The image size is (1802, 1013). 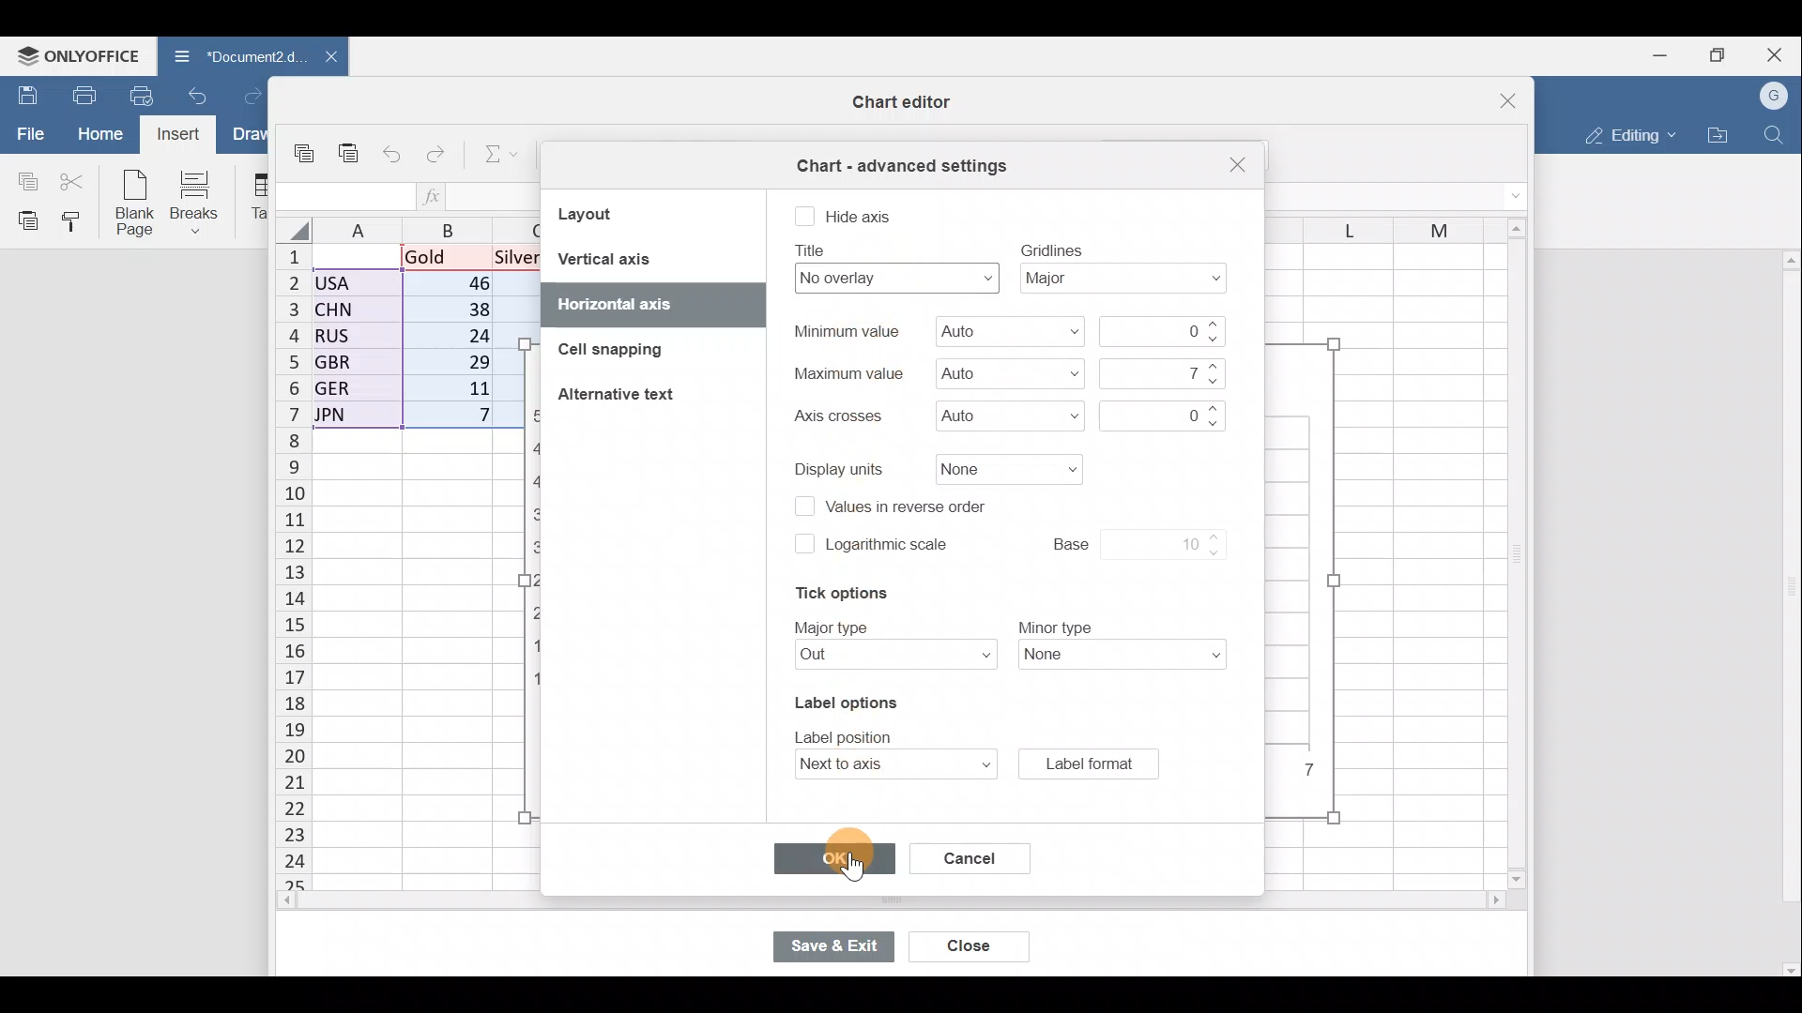 What do you see at coordinates (627, 303) in the screenshot?
I see `Horizontal axis` at bounding box center [627, 303].